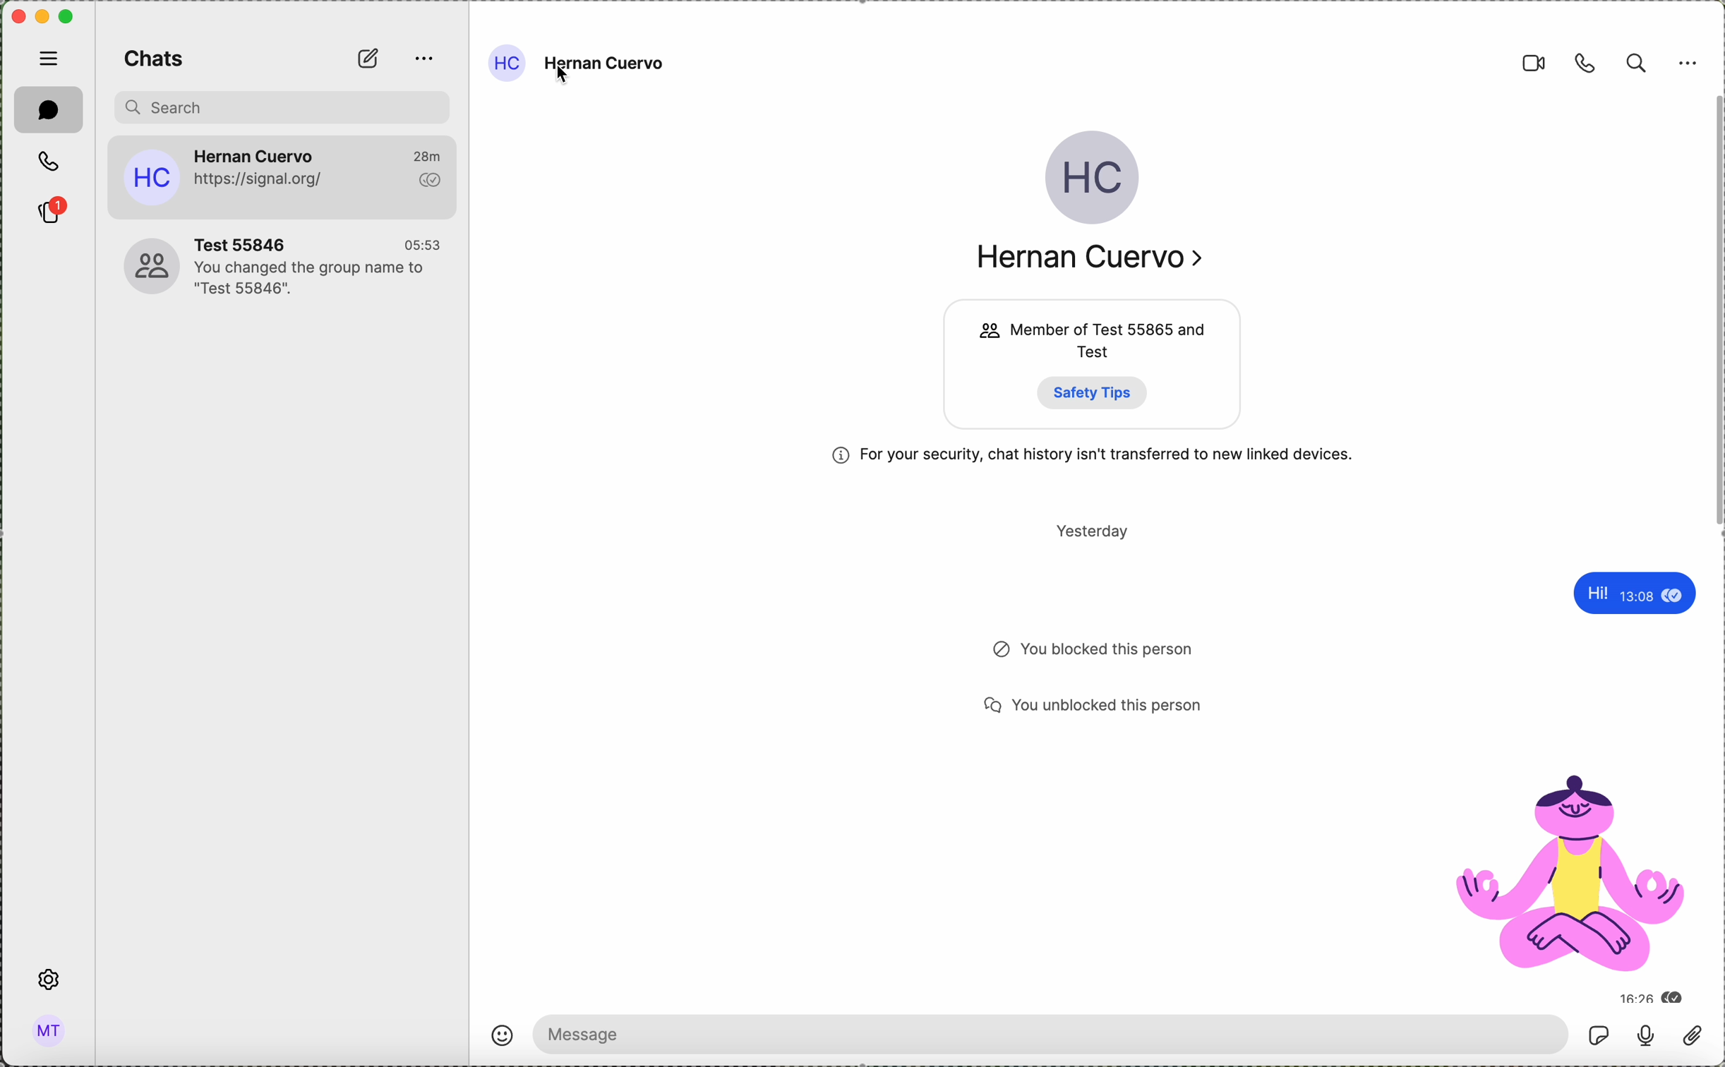 This screenshot has width=1725, height=1067. What do you see at coordinates (505, 1038) in the screenshot?
I see `emoji` at bounding box center [505, 1038].